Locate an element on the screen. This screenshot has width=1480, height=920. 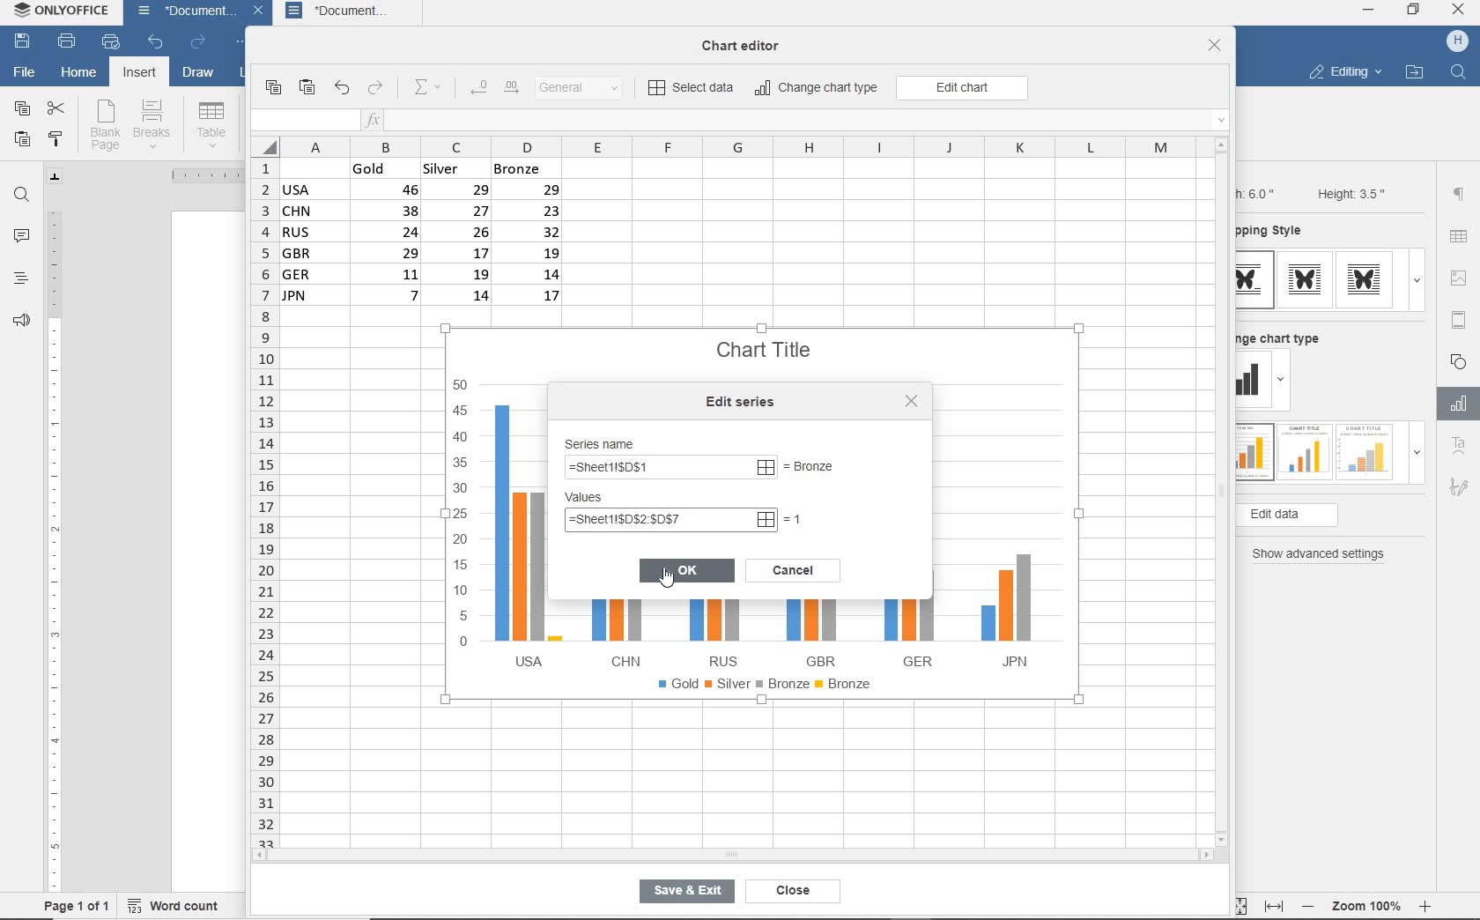
save & exit is located at coordinates (684, 894).